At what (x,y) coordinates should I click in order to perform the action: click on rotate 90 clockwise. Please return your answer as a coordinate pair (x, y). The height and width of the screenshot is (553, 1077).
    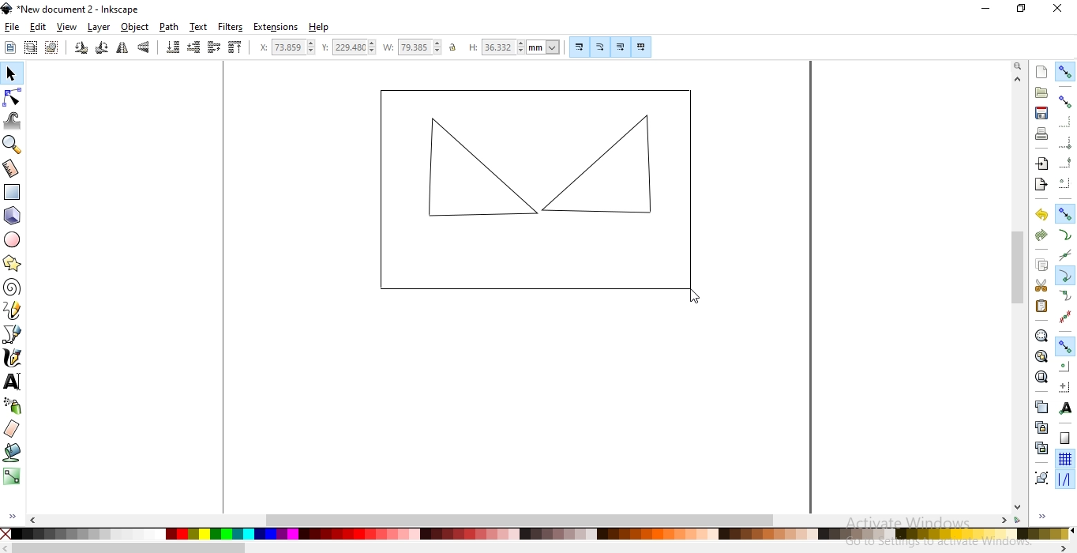
    Looking at the image, I should click on (103, 48).